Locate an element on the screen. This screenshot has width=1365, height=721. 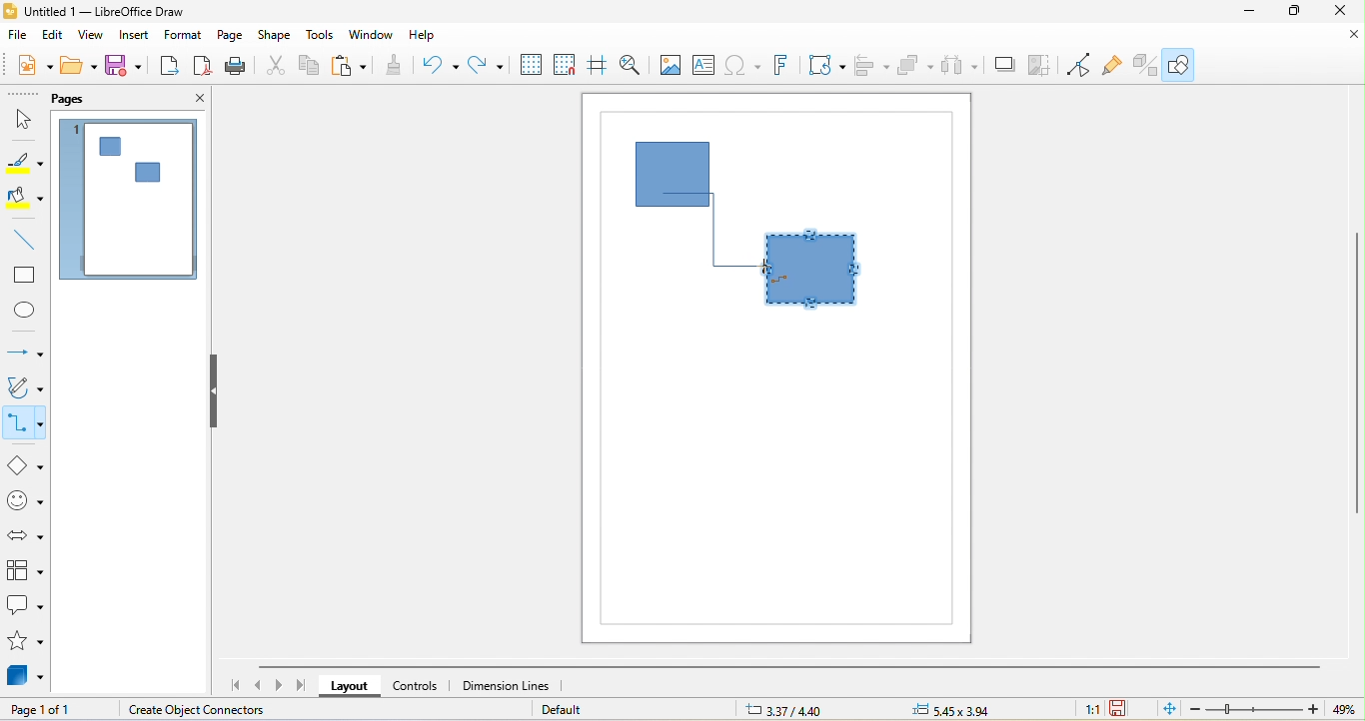
block arrow is located at coordinates (27, 536).